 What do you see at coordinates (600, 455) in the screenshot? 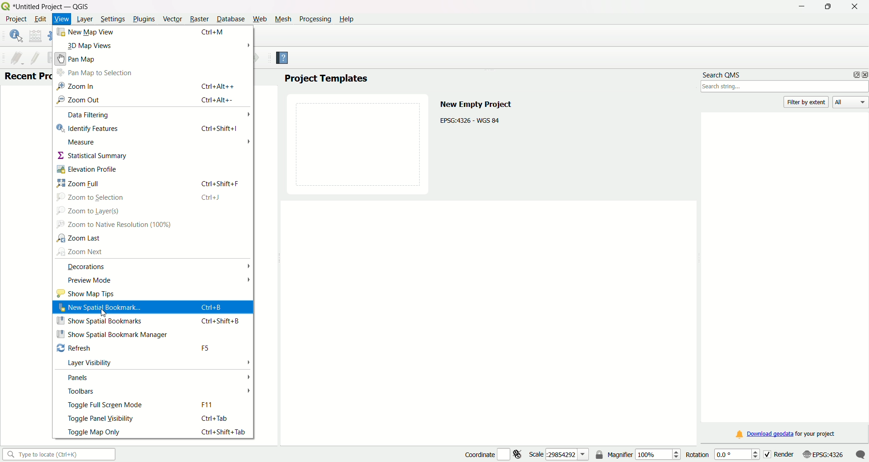
I see `lock the scale` at bounding box center [600, 455].